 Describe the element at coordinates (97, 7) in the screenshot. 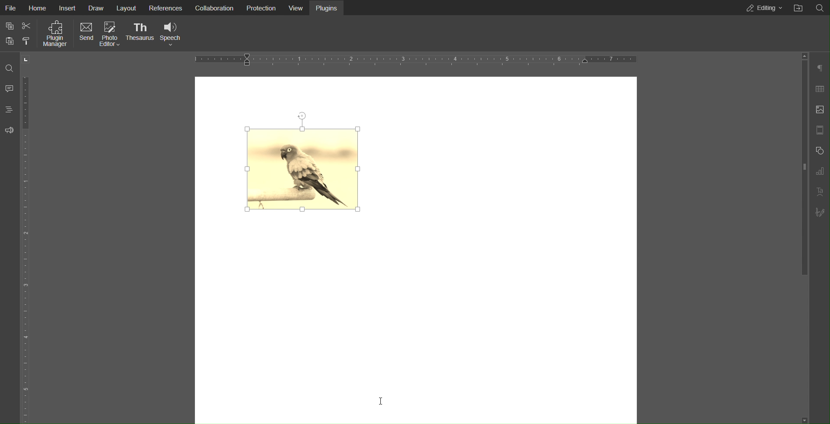

I see `Draw` at that location.